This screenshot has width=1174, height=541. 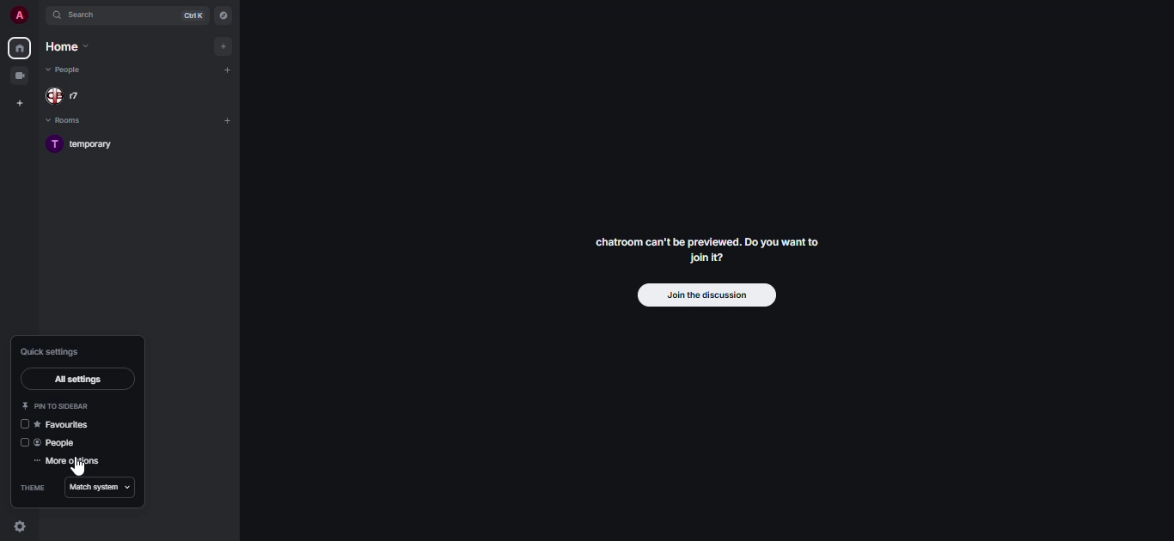 I want to click on profile, so click(x=14, y=15).